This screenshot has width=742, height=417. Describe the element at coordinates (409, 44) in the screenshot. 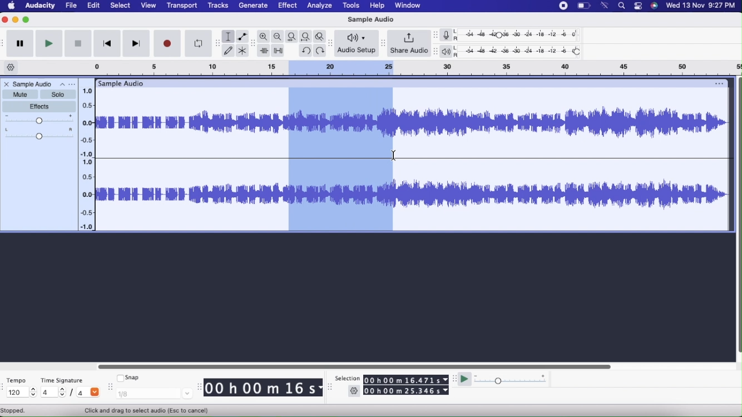

I see `Share Audio` at that location.